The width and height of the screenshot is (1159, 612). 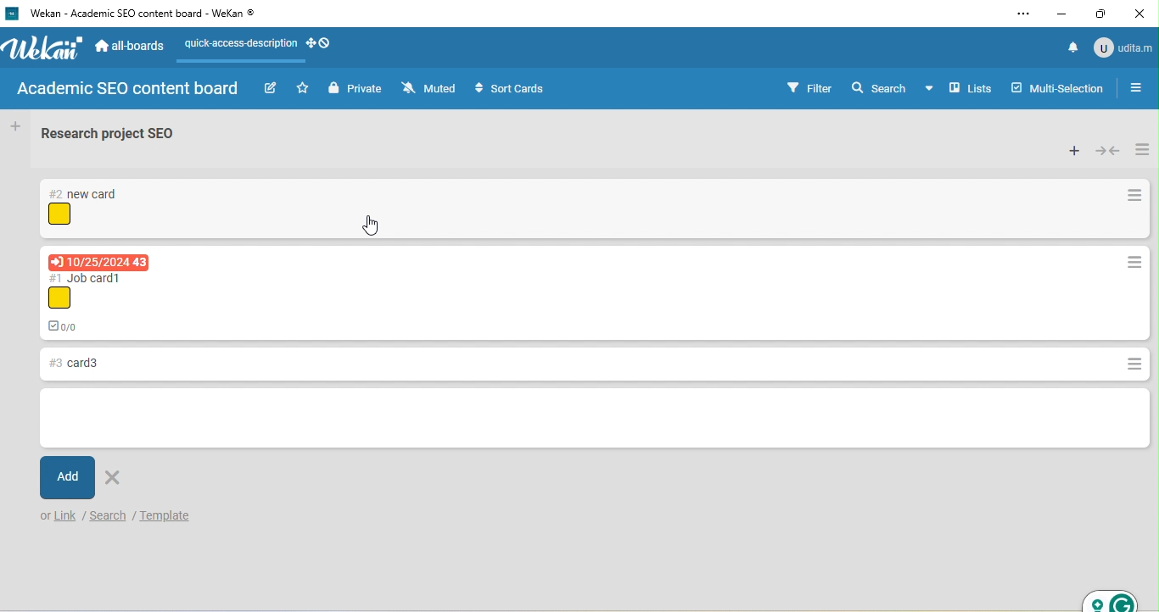 What do you see at coordinates (69, 477) in the screenshot?
I see `add` at bounding box center [69, 477].